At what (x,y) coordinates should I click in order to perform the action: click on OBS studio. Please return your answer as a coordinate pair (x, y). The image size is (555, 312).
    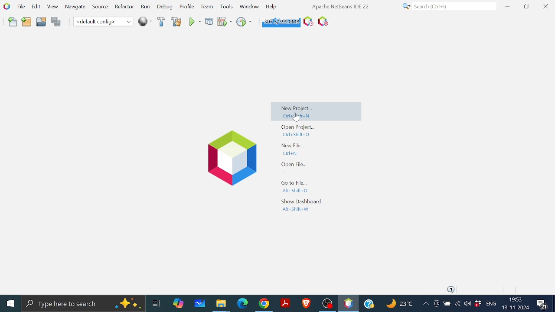
    Looking at the image, I should click on (327, 303).